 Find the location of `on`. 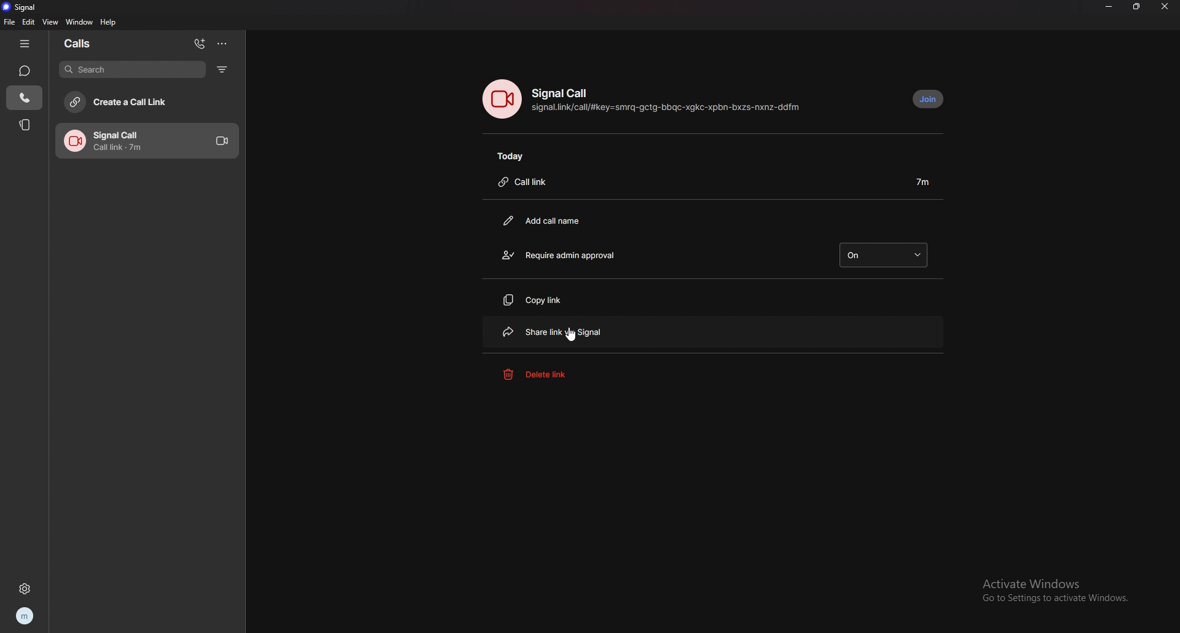

on is located at coordinates (883, 255).